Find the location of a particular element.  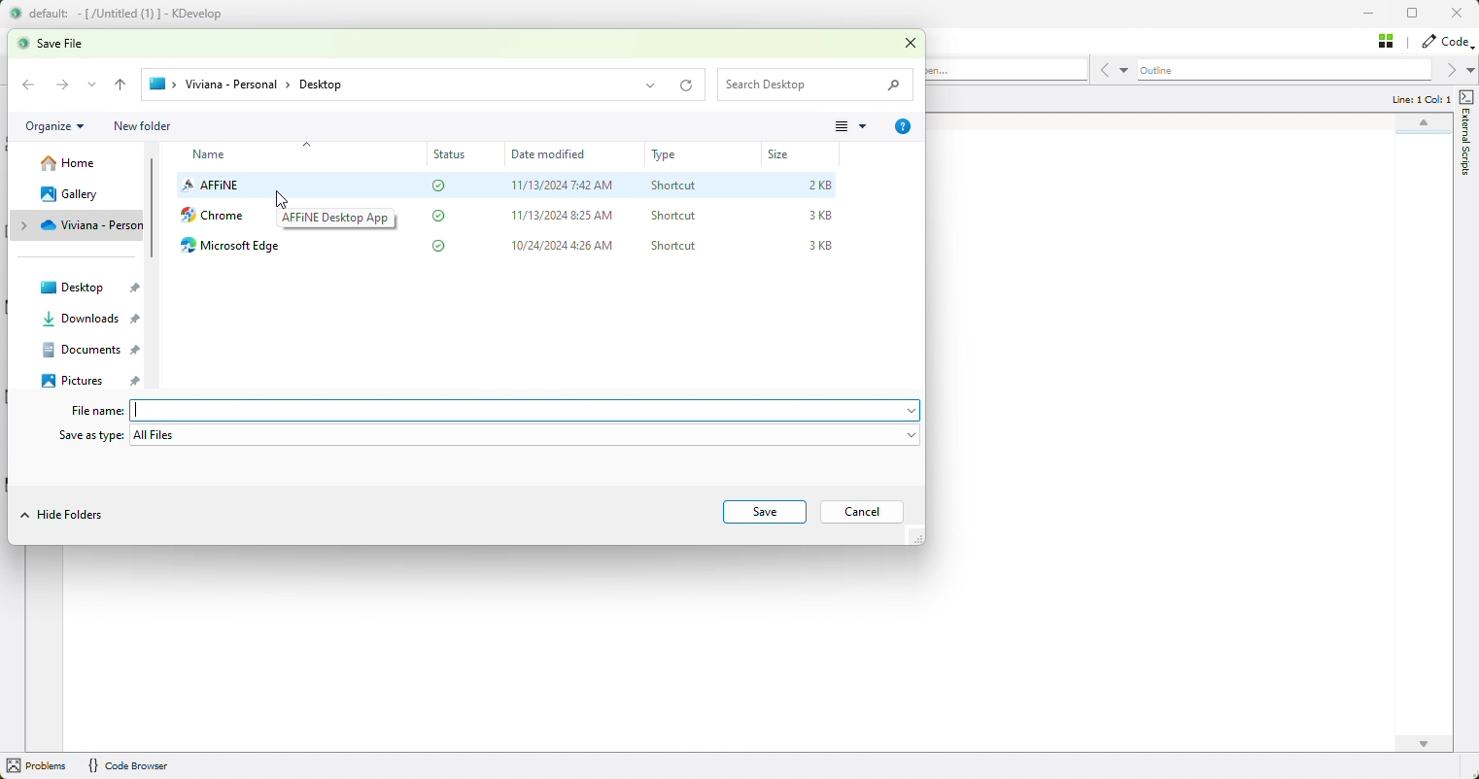

cursor is located at coordinates (285, 198).